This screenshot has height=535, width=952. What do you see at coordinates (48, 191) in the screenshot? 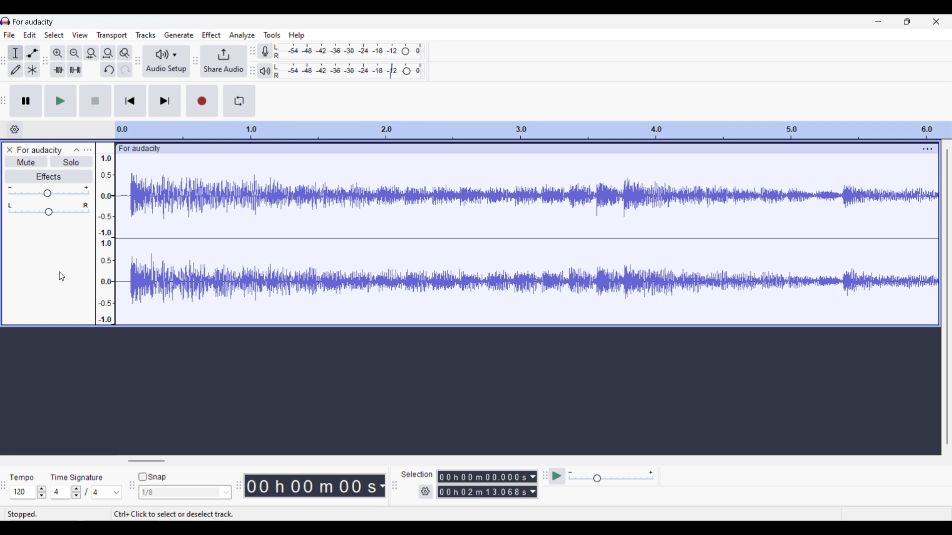
I see `Volume slide` at bounding box center [48, 191].